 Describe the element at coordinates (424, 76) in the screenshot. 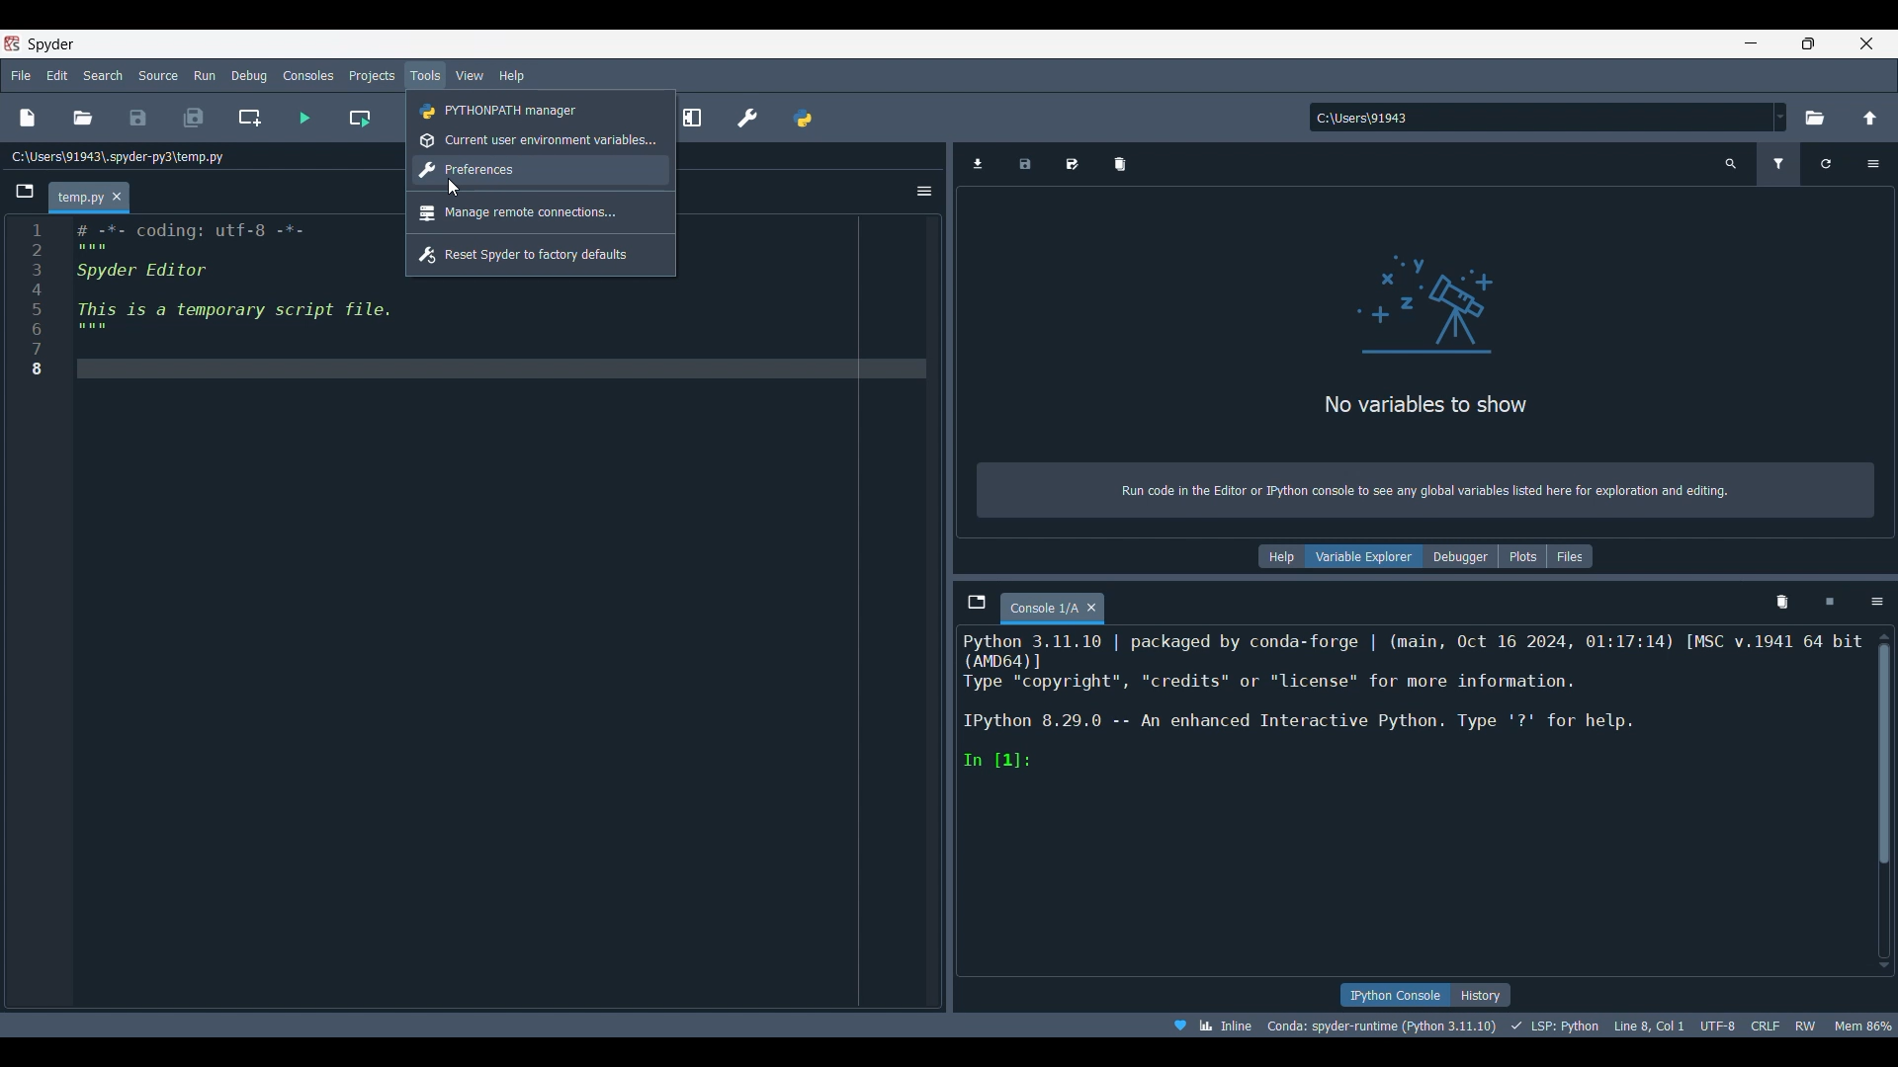

I see `Tools menu` at that location.